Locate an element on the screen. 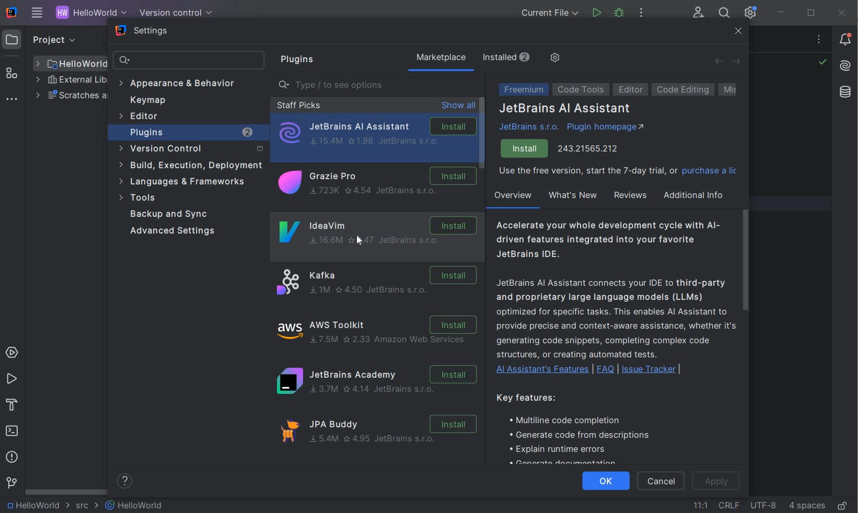 The width and height of the screenshot is (858, 513). NO PROBLEMS is located at coordinates (822, 63).